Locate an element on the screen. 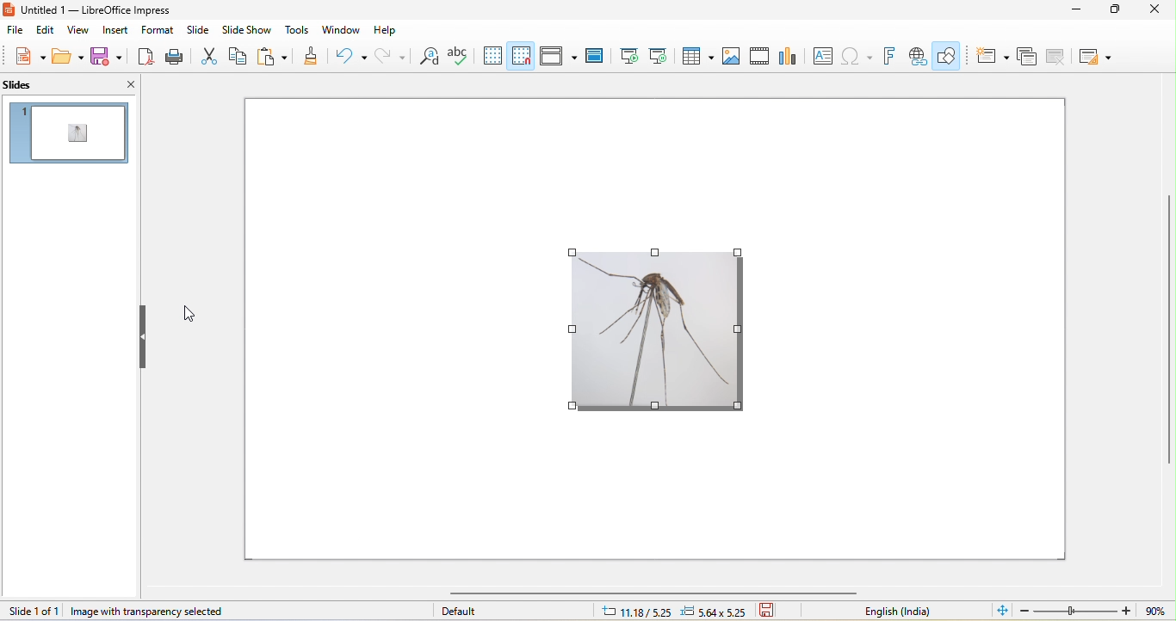 This screenshot has width=1176, height=621. redo is located at coordinates (391, 56).